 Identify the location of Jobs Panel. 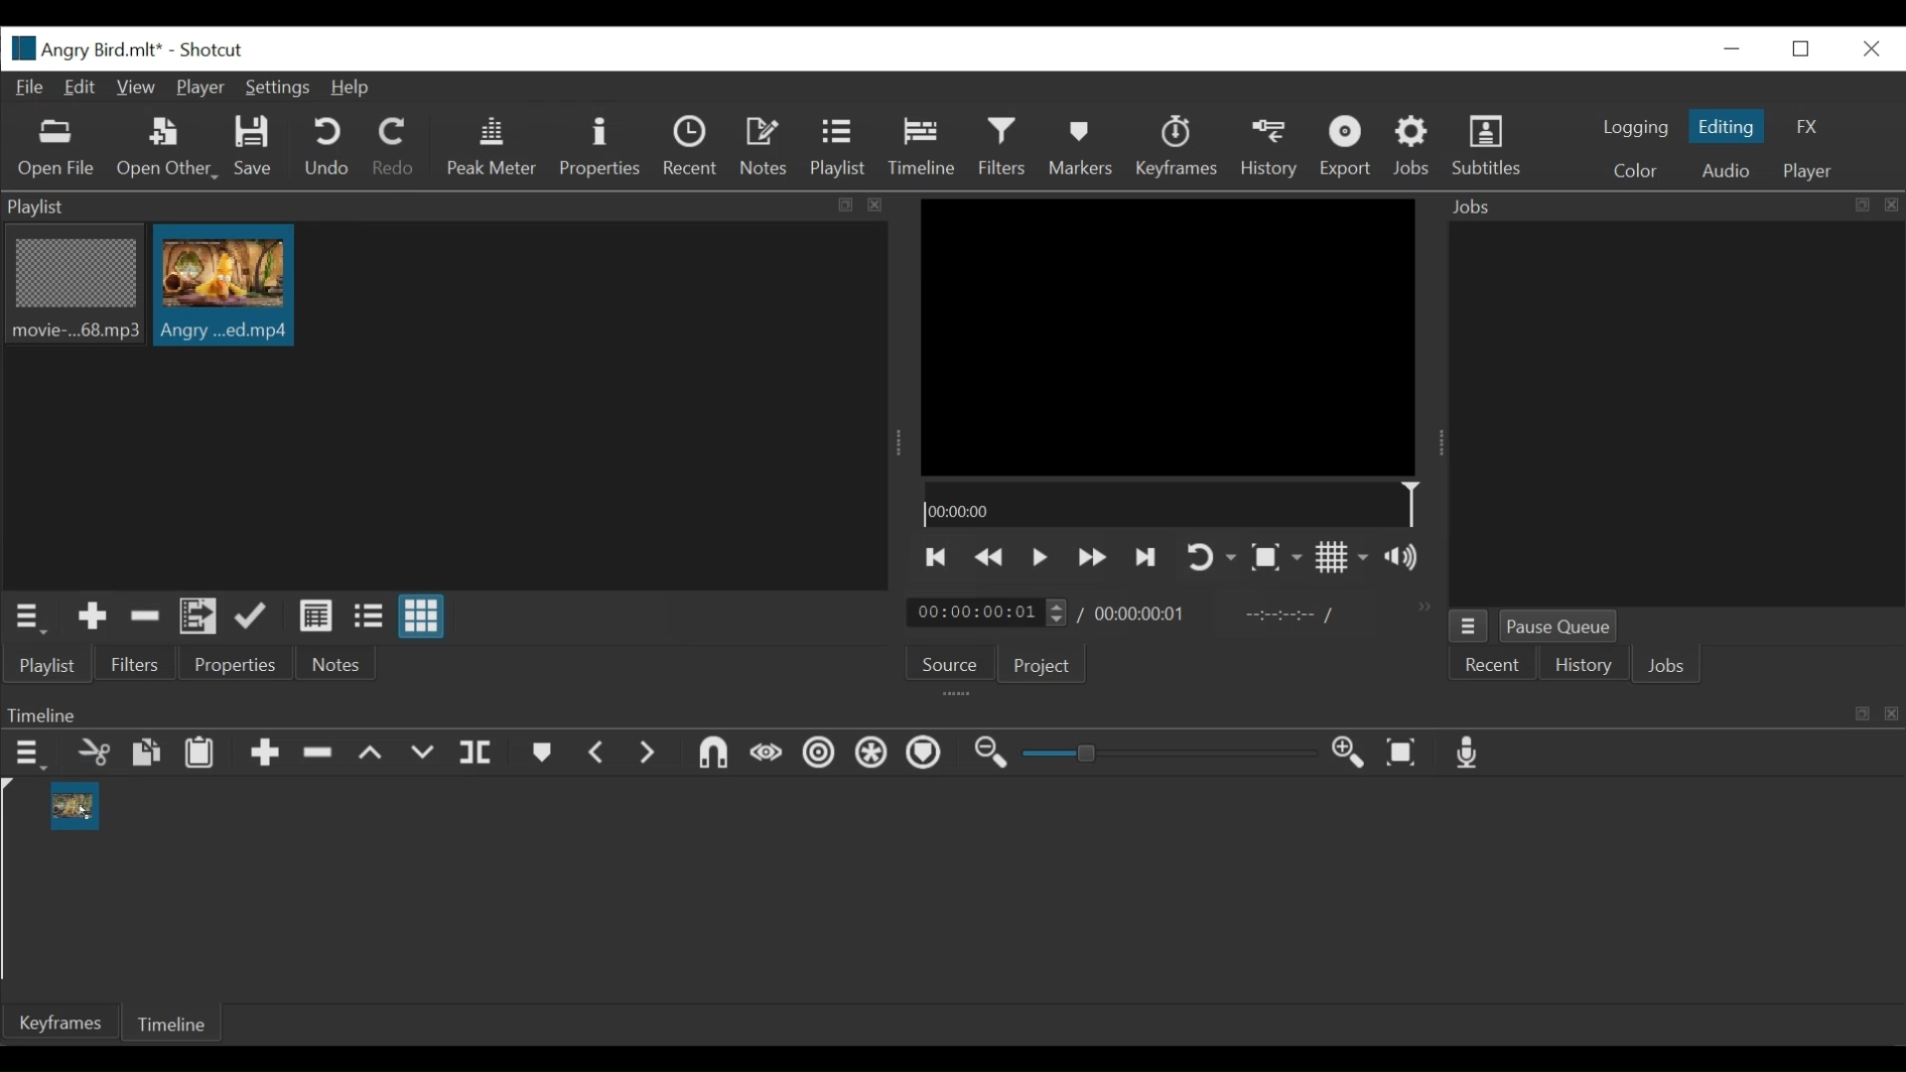
(1676, 417).